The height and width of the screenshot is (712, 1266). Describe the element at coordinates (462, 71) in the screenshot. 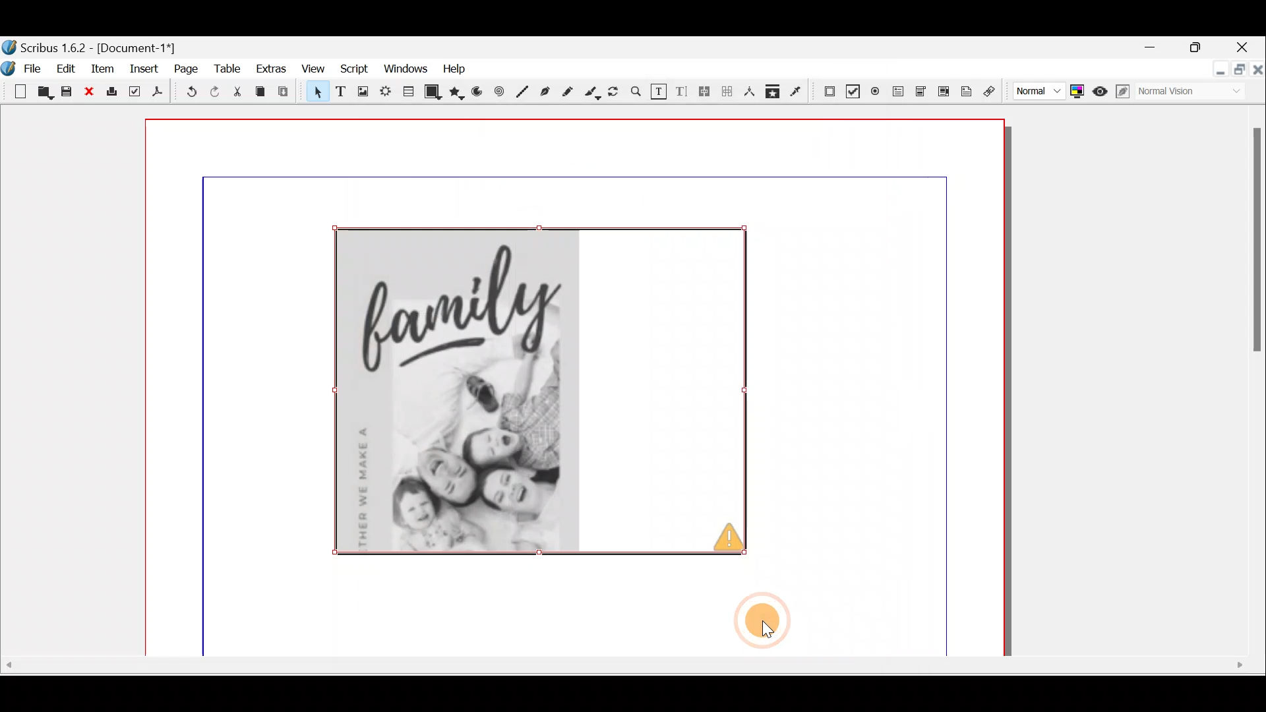

I see `Help` at that location.